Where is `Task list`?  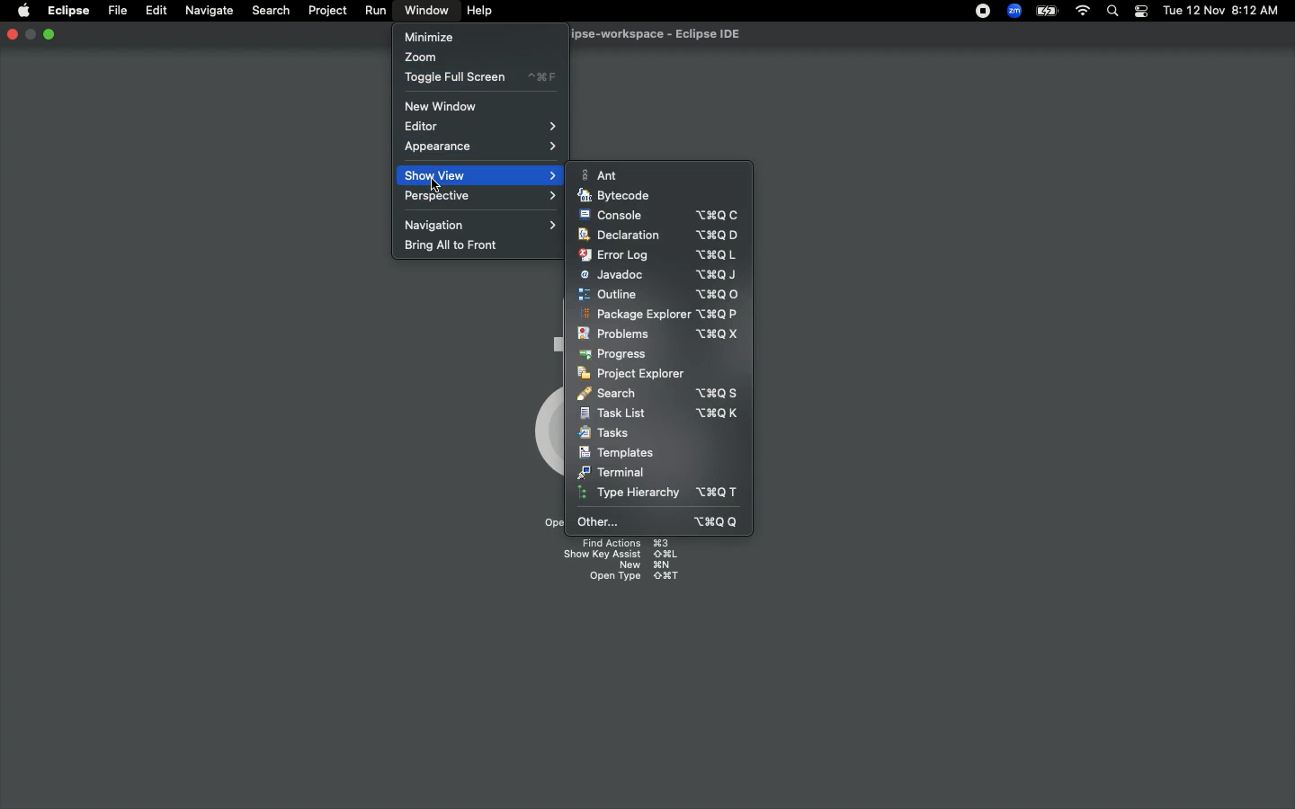
Task list is located at coordinates (660, 413).